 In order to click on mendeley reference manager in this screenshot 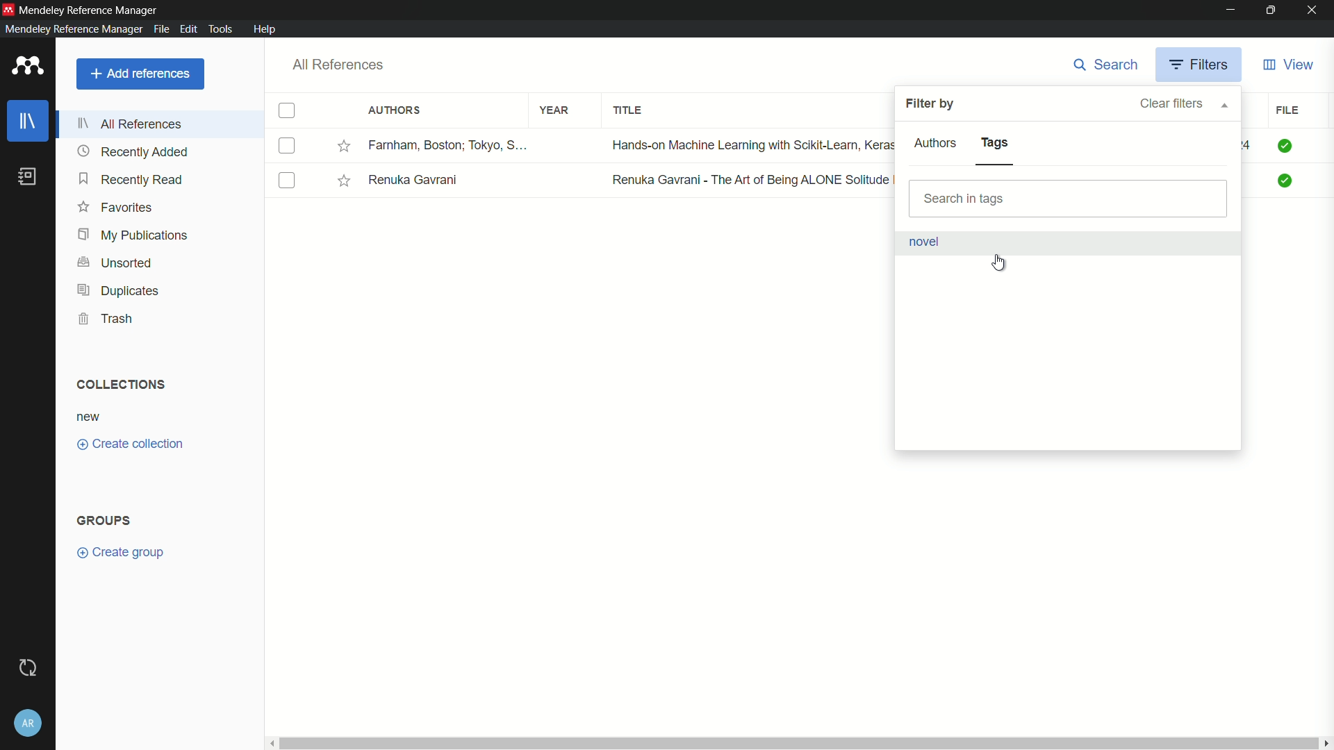, I will do `click(89, 11)`.